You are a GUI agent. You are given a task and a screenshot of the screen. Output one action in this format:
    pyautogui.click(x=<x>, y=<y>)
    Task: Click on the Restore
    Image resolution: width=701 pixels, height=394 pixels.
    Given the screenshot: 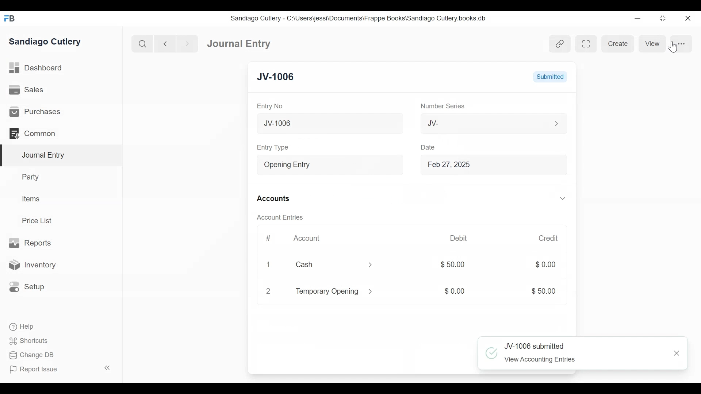 What is the action you would take?
    pyautogui.click(x=662, y=18)
    